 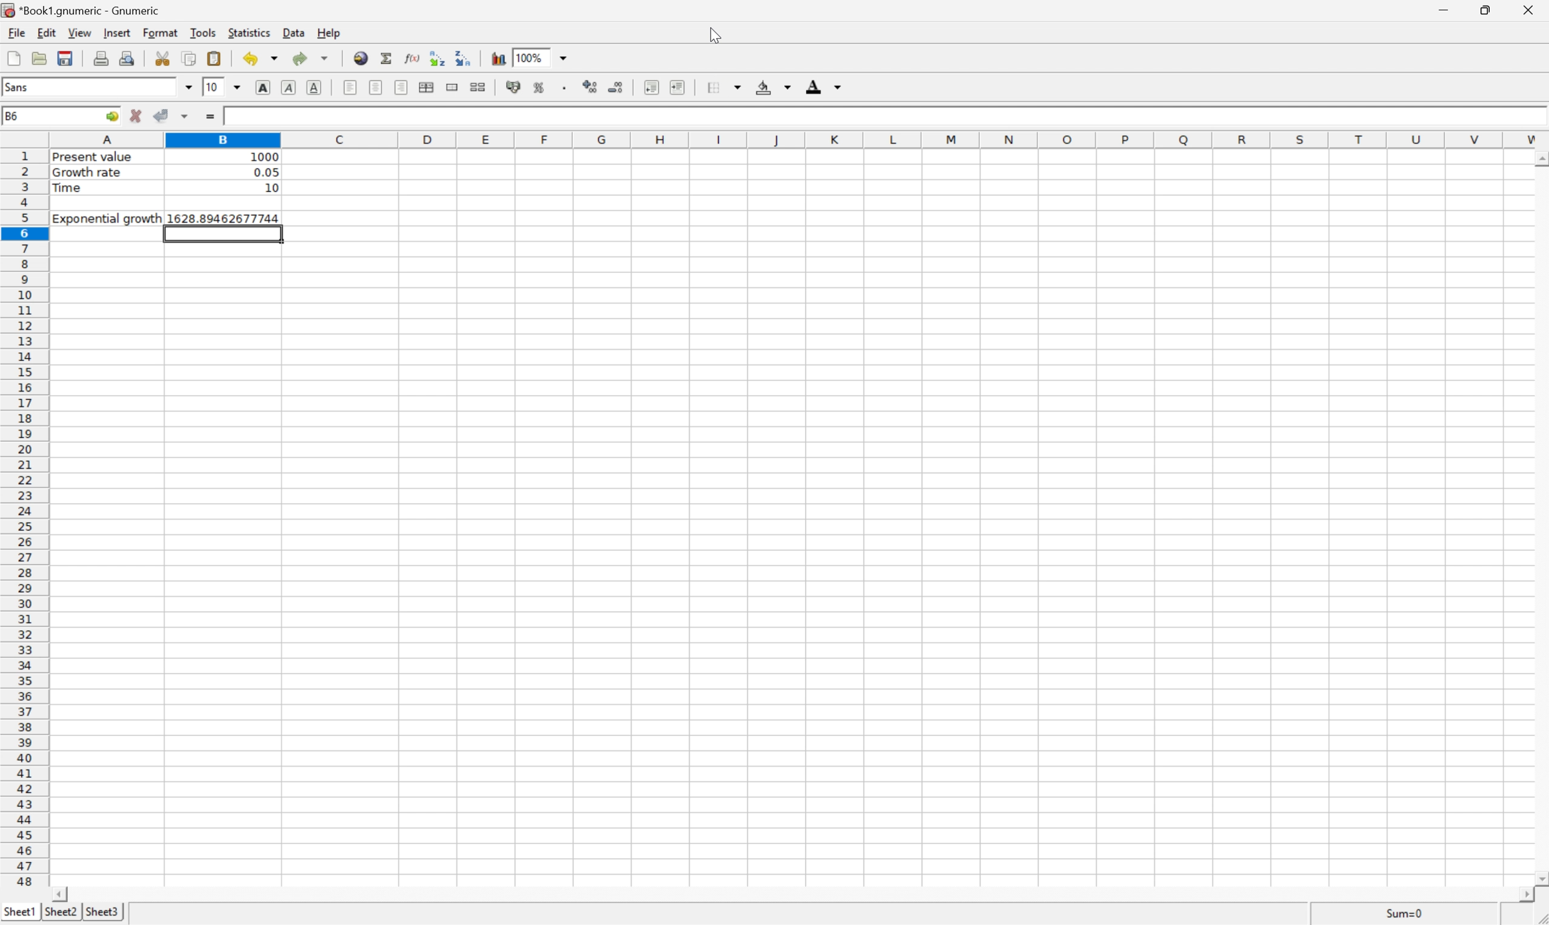 What do you see at coordinates (210, 117) in the screenshot?
I see `Enter formula` at bounding box center [210, 117].